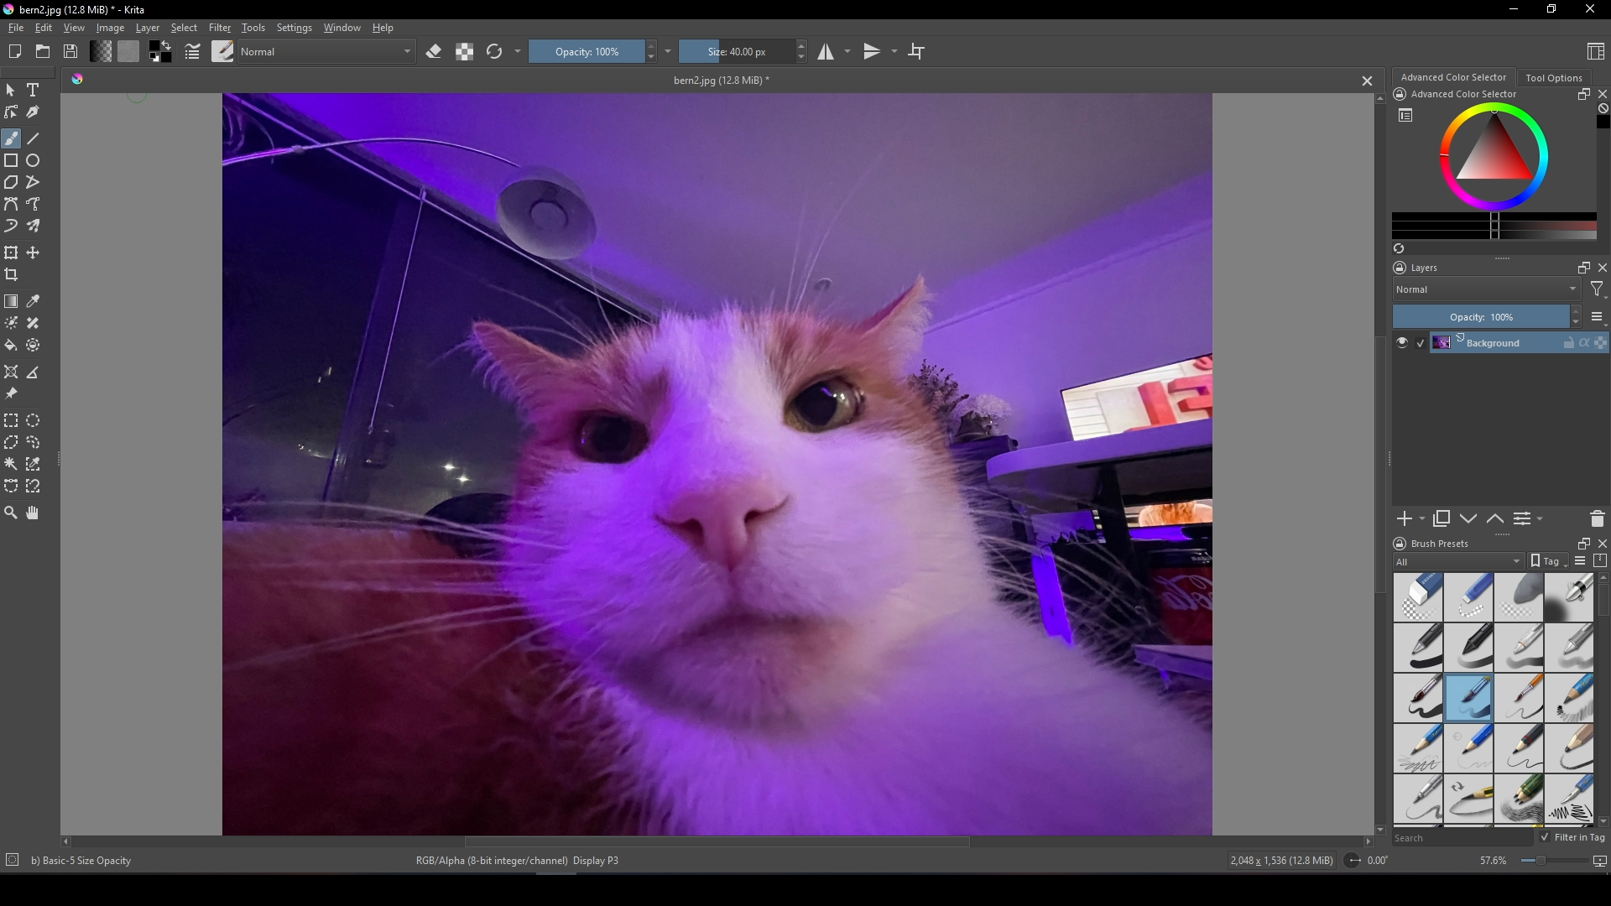 This screenshot has width=1611, height=906. I want to click on Image options 2, so click(671, 50).